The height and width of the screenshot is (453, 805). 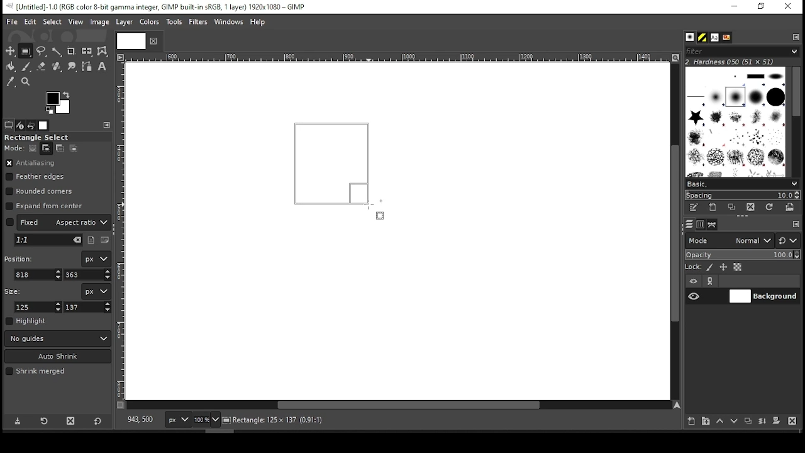 What do you see at coordinates (175, 23) in the screenshot?
I see `tools` at bounding box center [175, 23].